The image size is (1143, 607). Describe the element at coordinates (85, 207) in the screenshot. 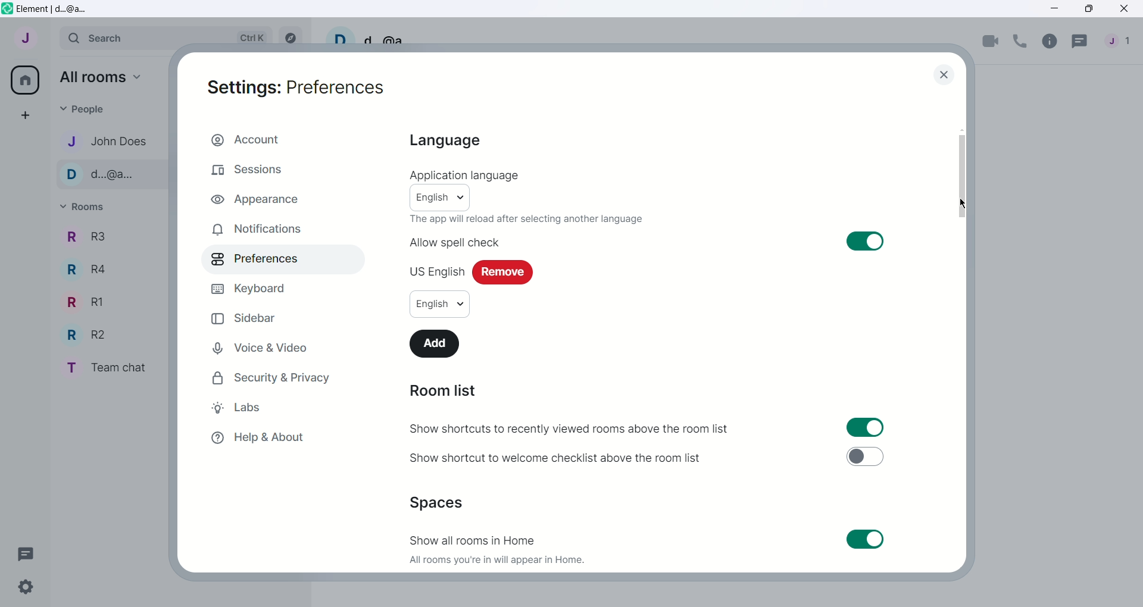

I see `Rooms` at that location.